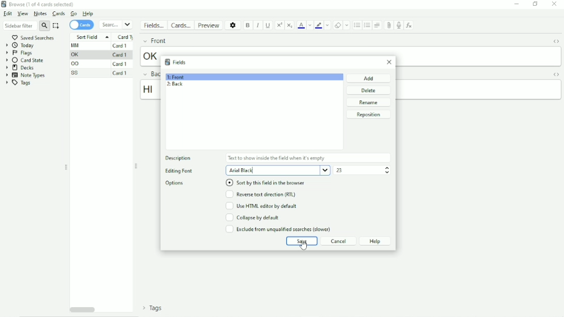 The image size is (564, 317). Describe the element at coordinates (536, 4) in the screenshot. I see `Restore down` at that location.